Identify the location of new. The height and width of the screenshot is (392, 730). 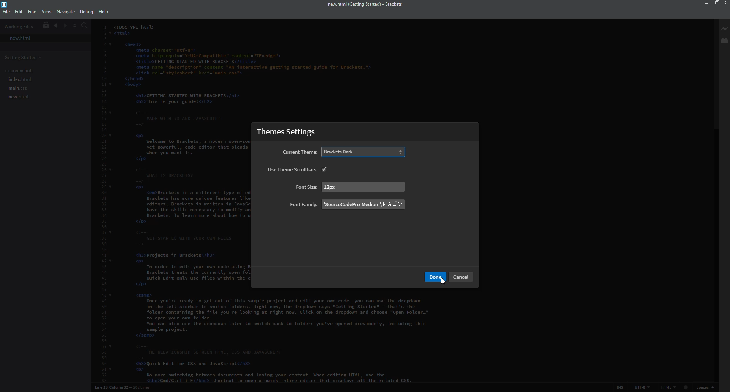
(17, 97).